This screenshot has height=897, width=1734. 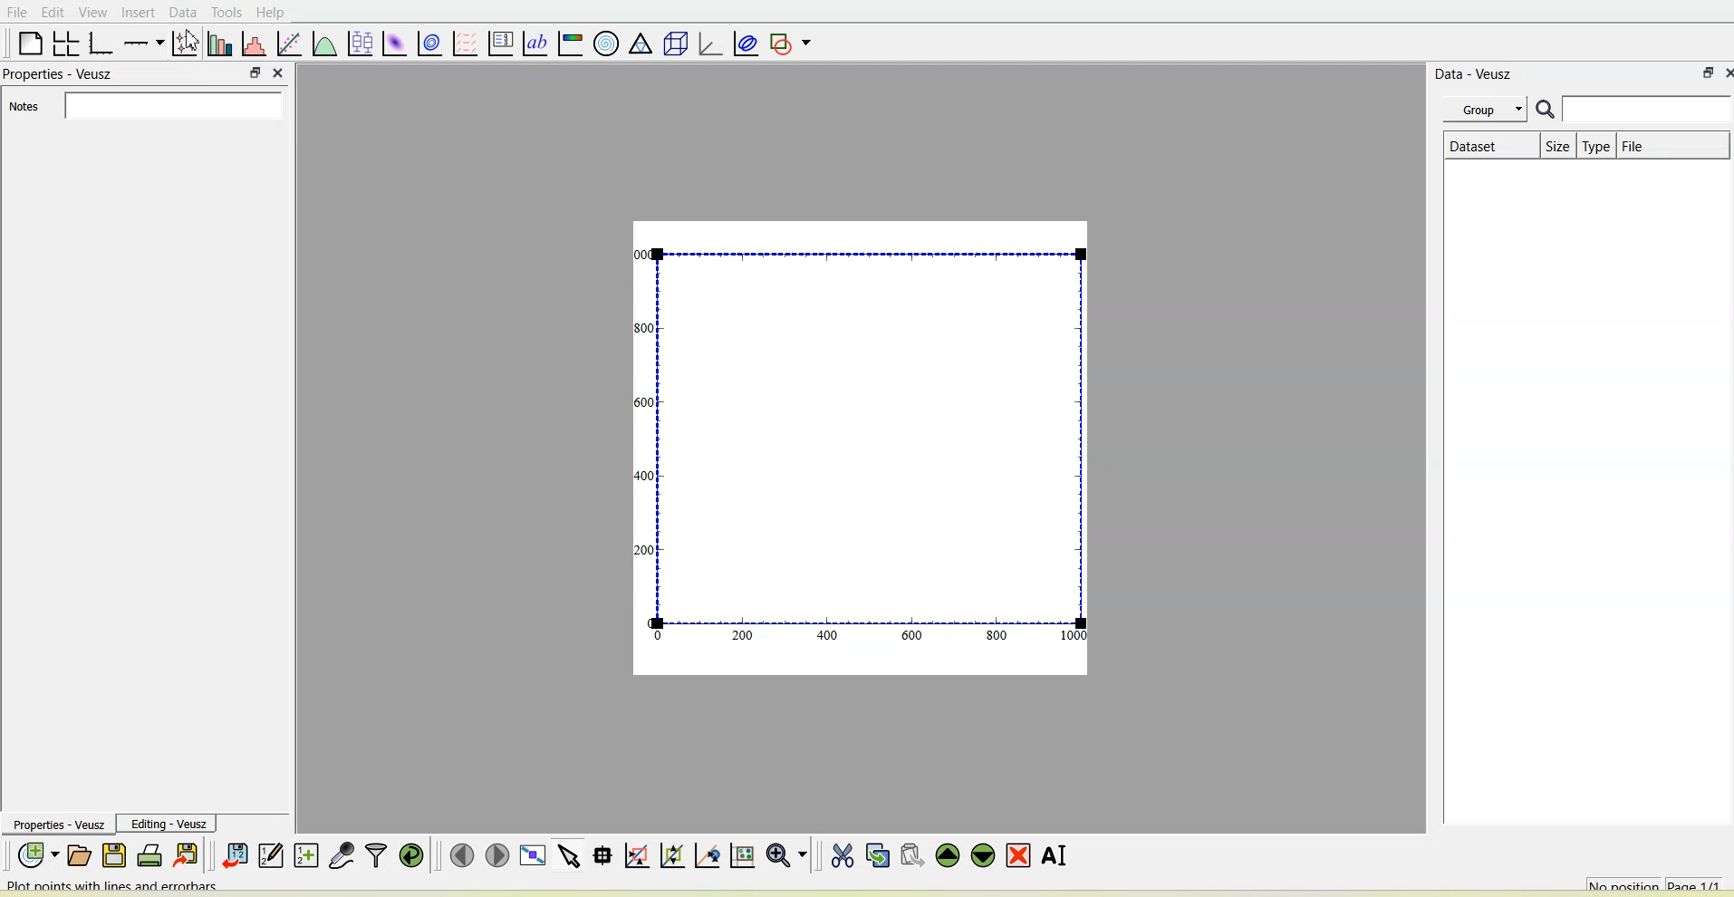 What do you see at coordinates (499, 42) in the screenshot?
I see `plot key` at bounding box center [499, 42].